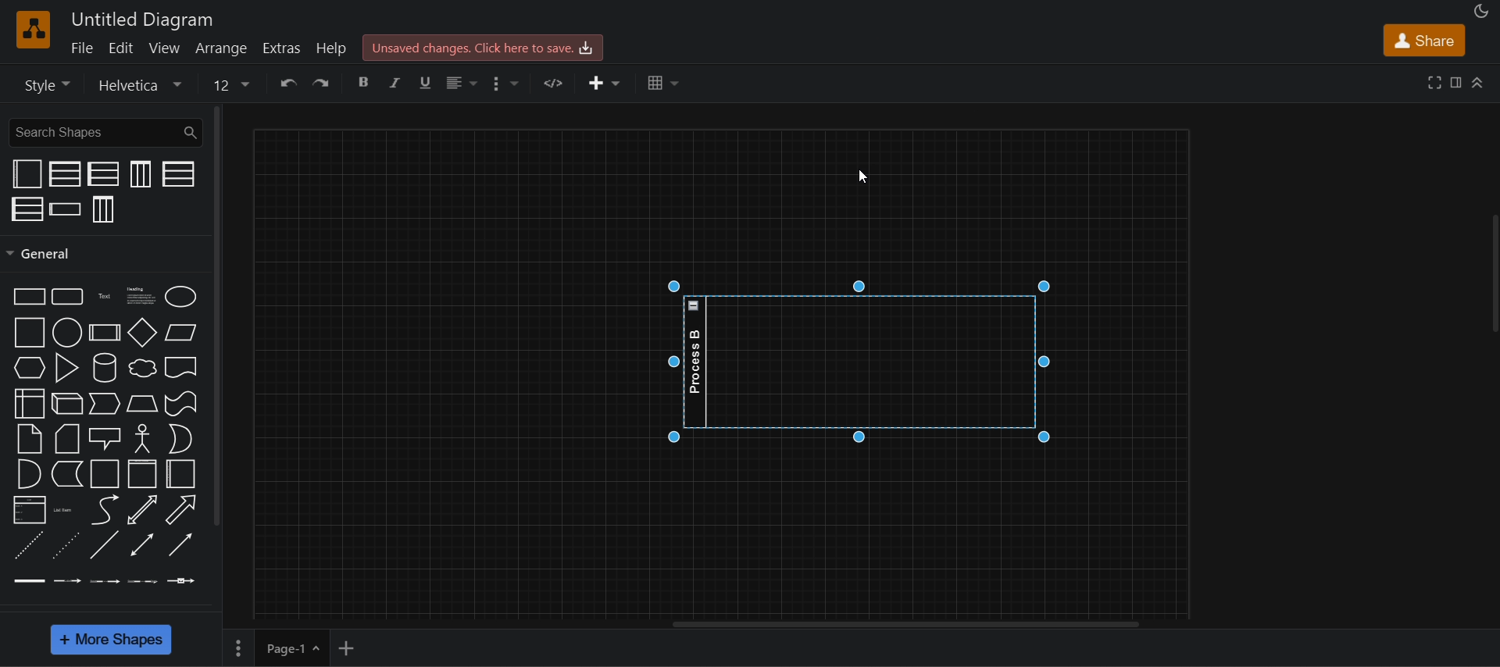 The width and height of the screenshot is (1500, 667). I want to click on connector with symbol, so click(181, 580).